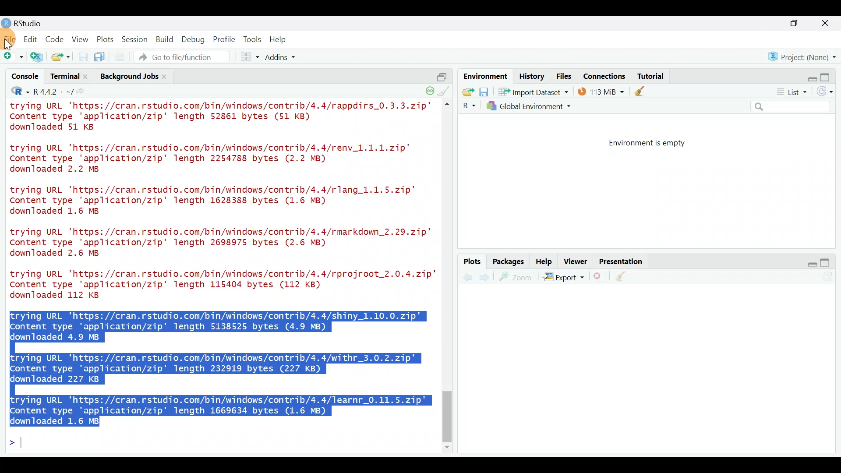 The height and width of the screenshot is (473, 841). What do you see at coordinates (279, 39) in the screenshot?
I see `Help` at bounding box center [279, 39].